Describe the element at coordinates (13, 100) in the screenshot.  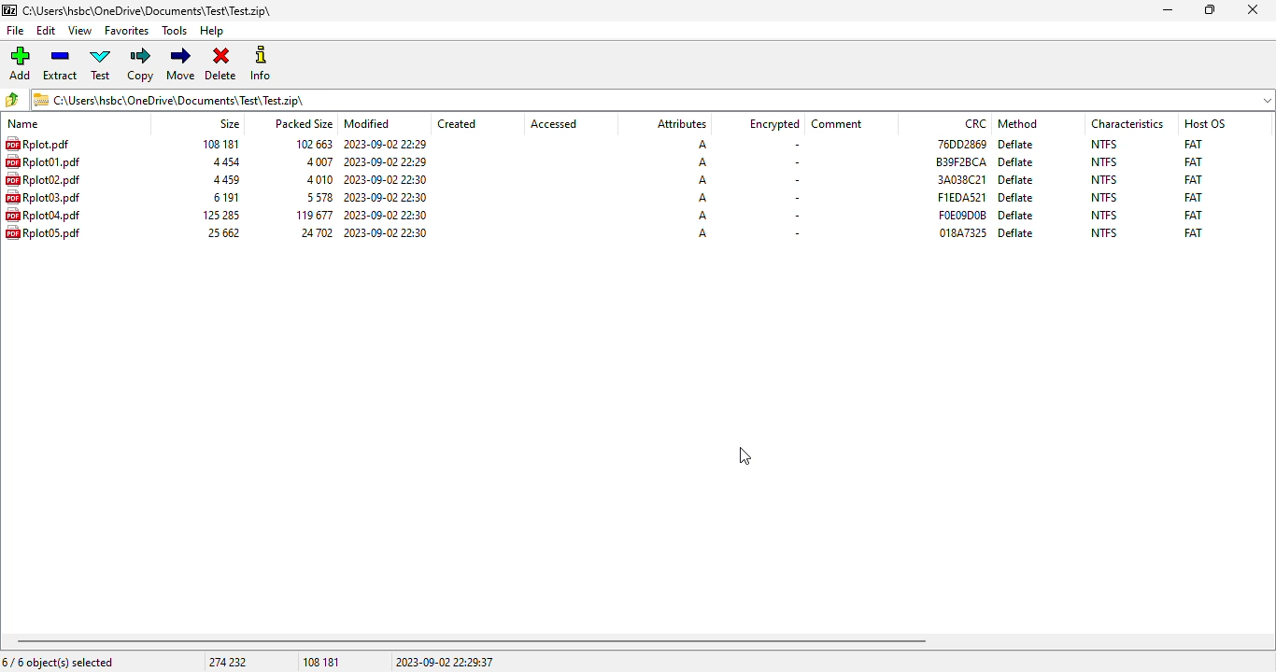
I see `browse folders` at that location.